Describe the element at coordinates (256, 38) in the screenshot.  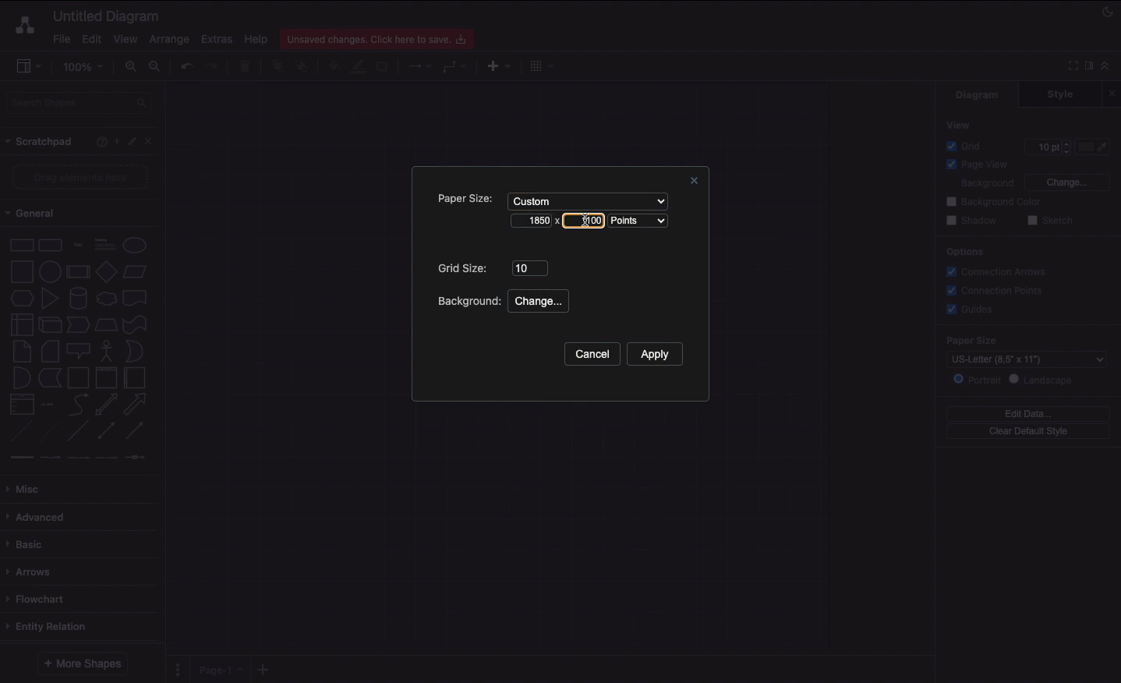
I see `Help` at that location.